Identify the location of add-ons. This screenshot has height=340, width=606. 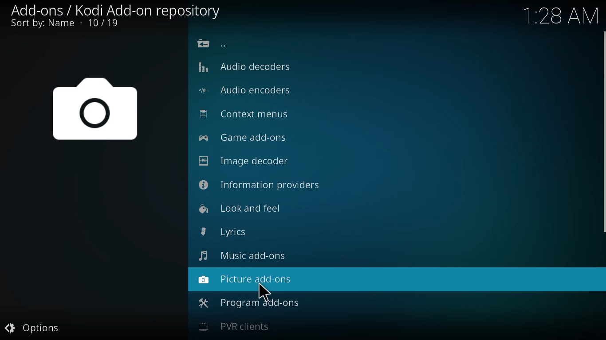
(111, 9).